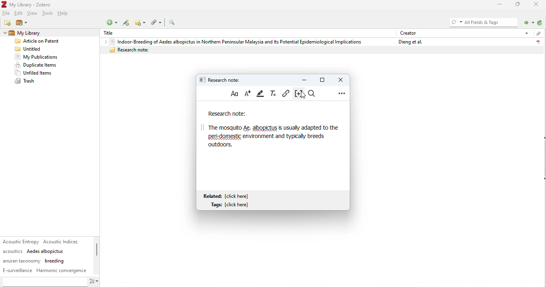 The image size is (546, 288). What do you see at coordinates (47, 14) in the screenshot?
I see `tools` at bounding box center [47, 14].